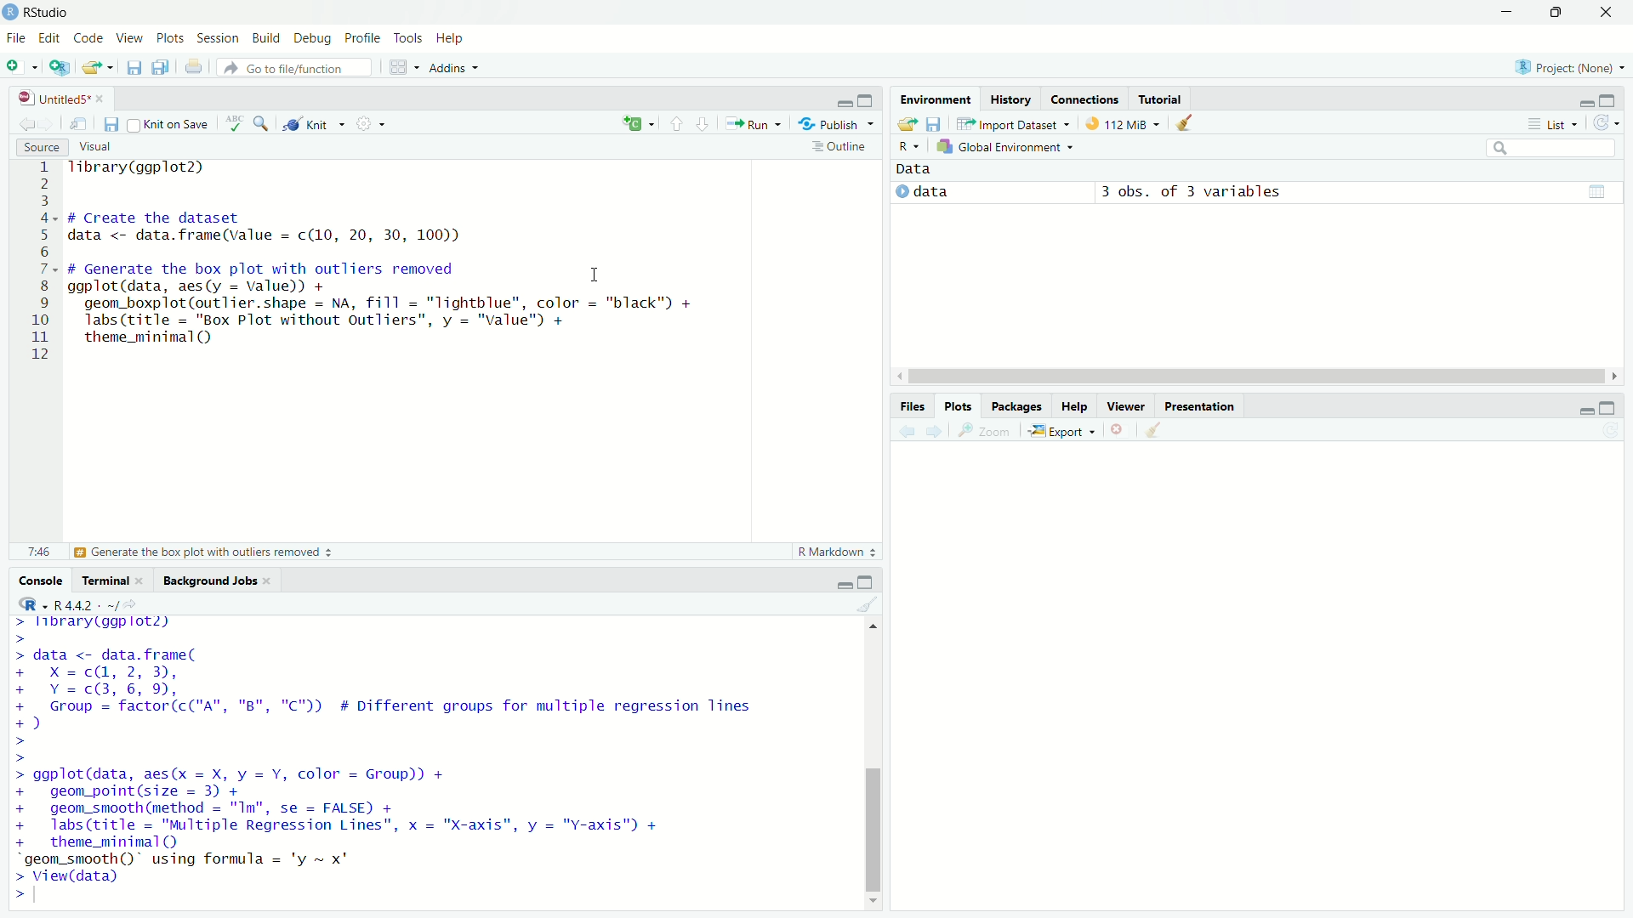 This screenshot has width=1633, height=918. Describe the element at coordinates (204, 553) in the screenshot. I see `| Generate the box plot with outliers removed +` at that location.